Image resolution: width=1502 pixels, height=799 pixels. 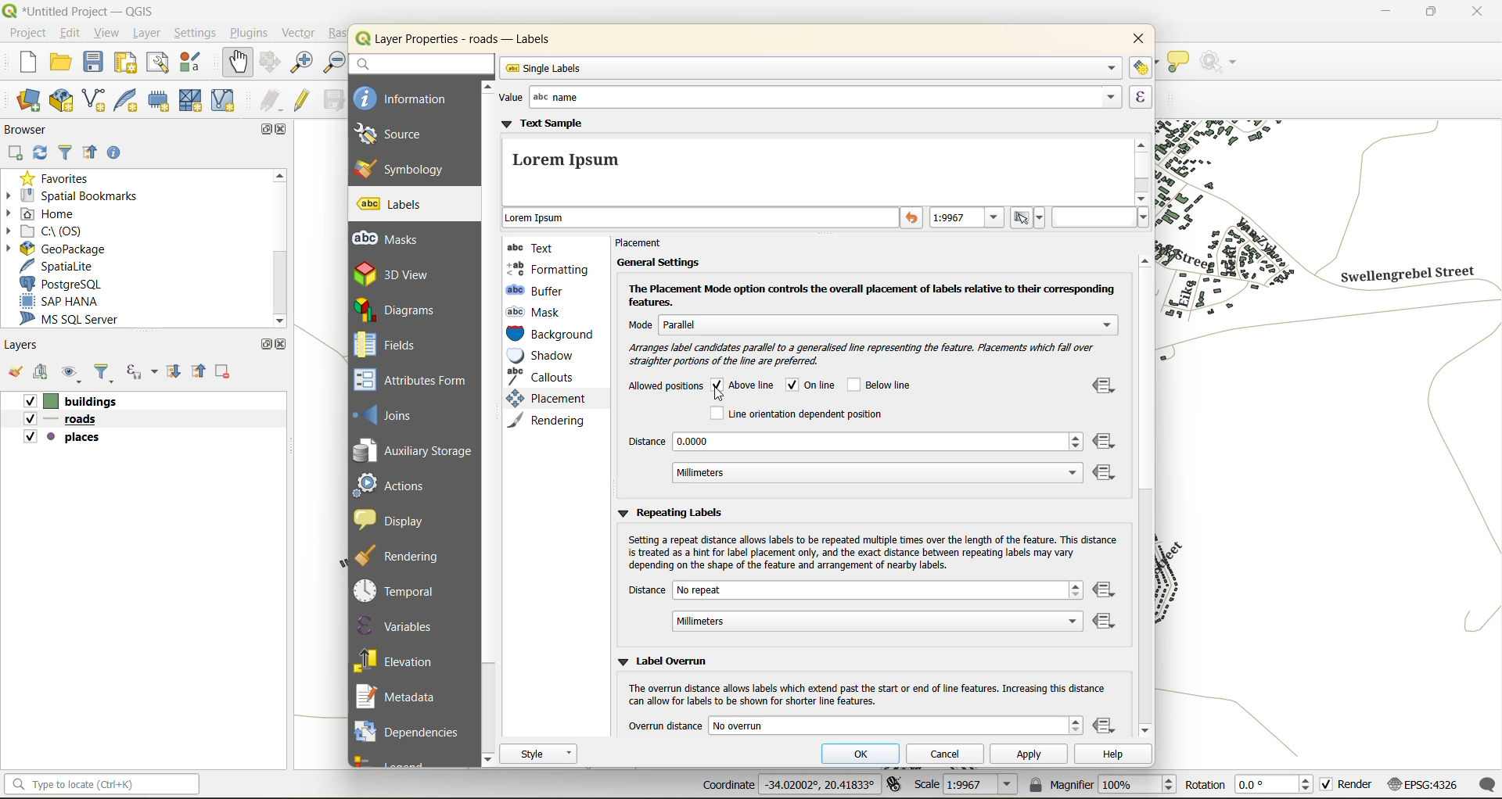 I want to click on formatting, so click(x=548, y=269).